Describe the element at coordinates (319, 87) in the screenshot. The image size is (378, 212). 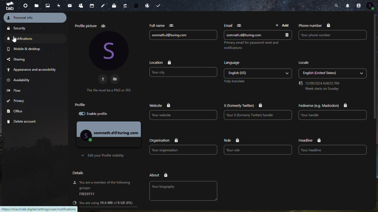
I see `Date and time` at that location.